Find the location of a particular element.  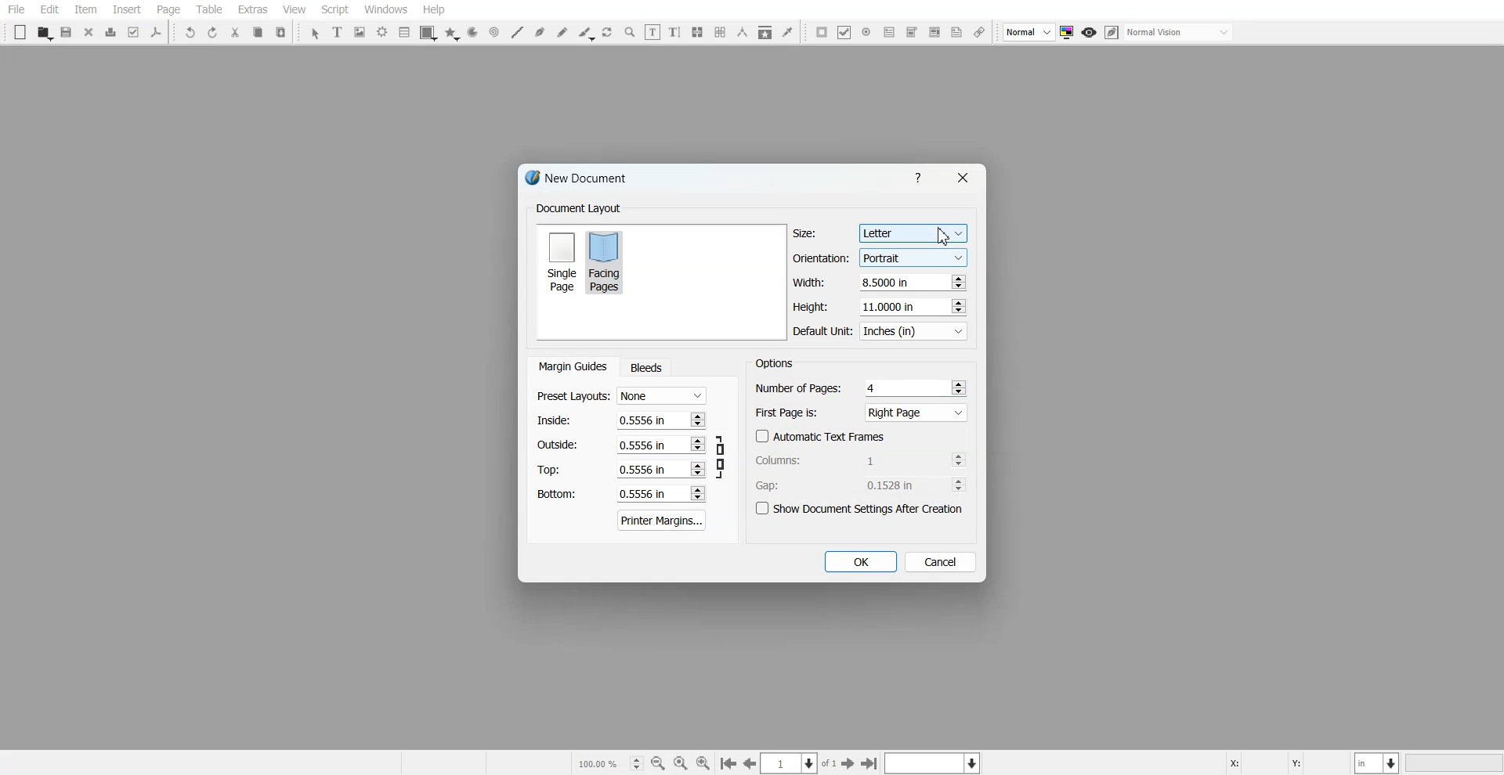

Single Page is located at coordinates (561, 261).